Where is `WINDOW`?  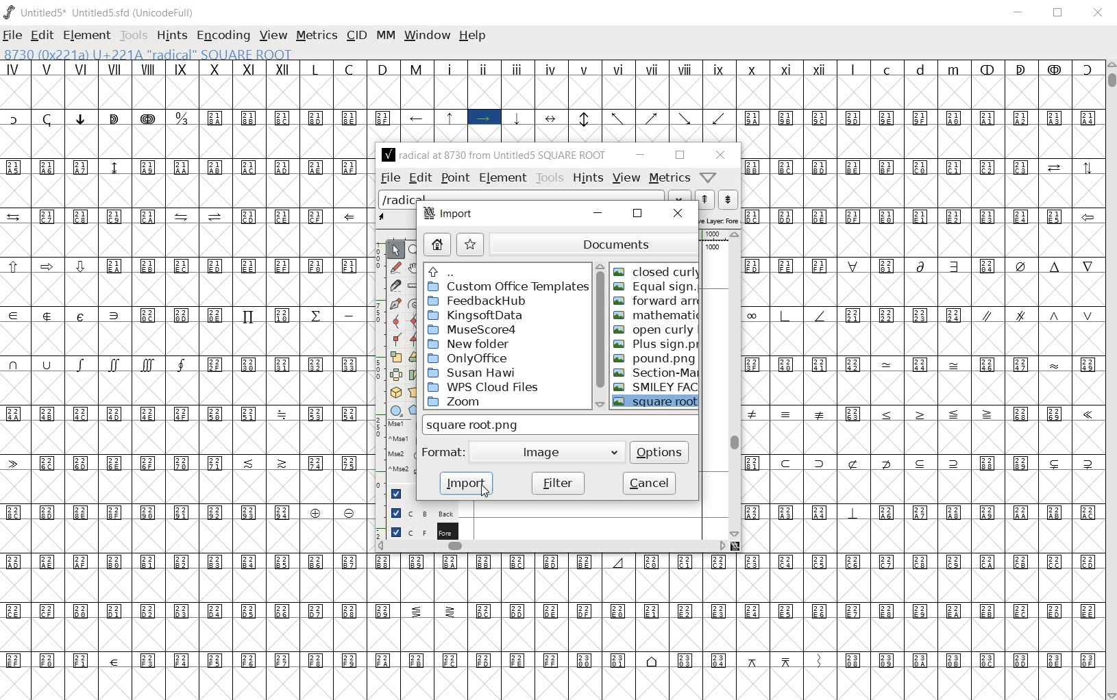
WINDOW is located at coordinates (428, 36).